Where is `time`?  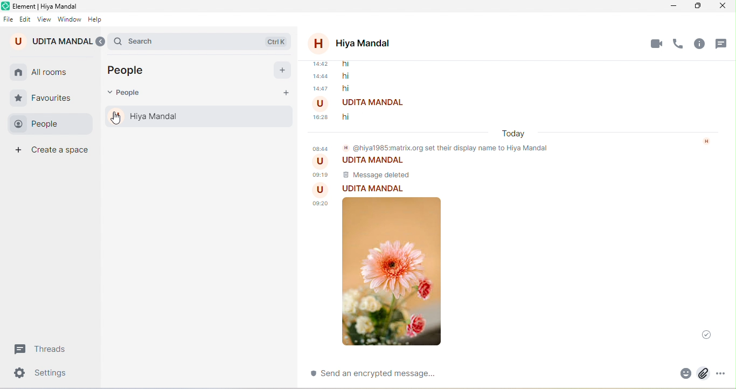
time is located at coordinates (321, 118).